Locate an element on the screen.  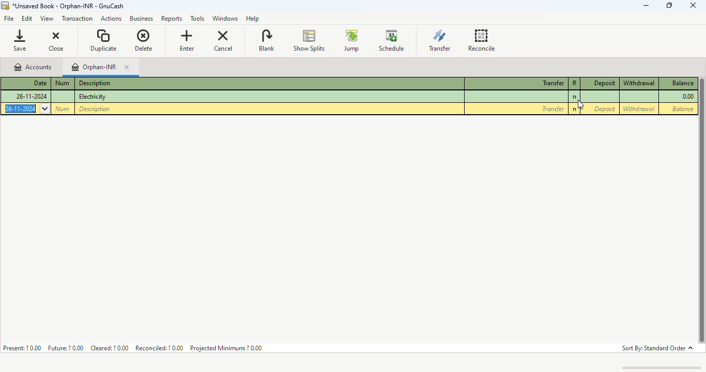
future: ? 0.00 is located at coordinates (66, 348).